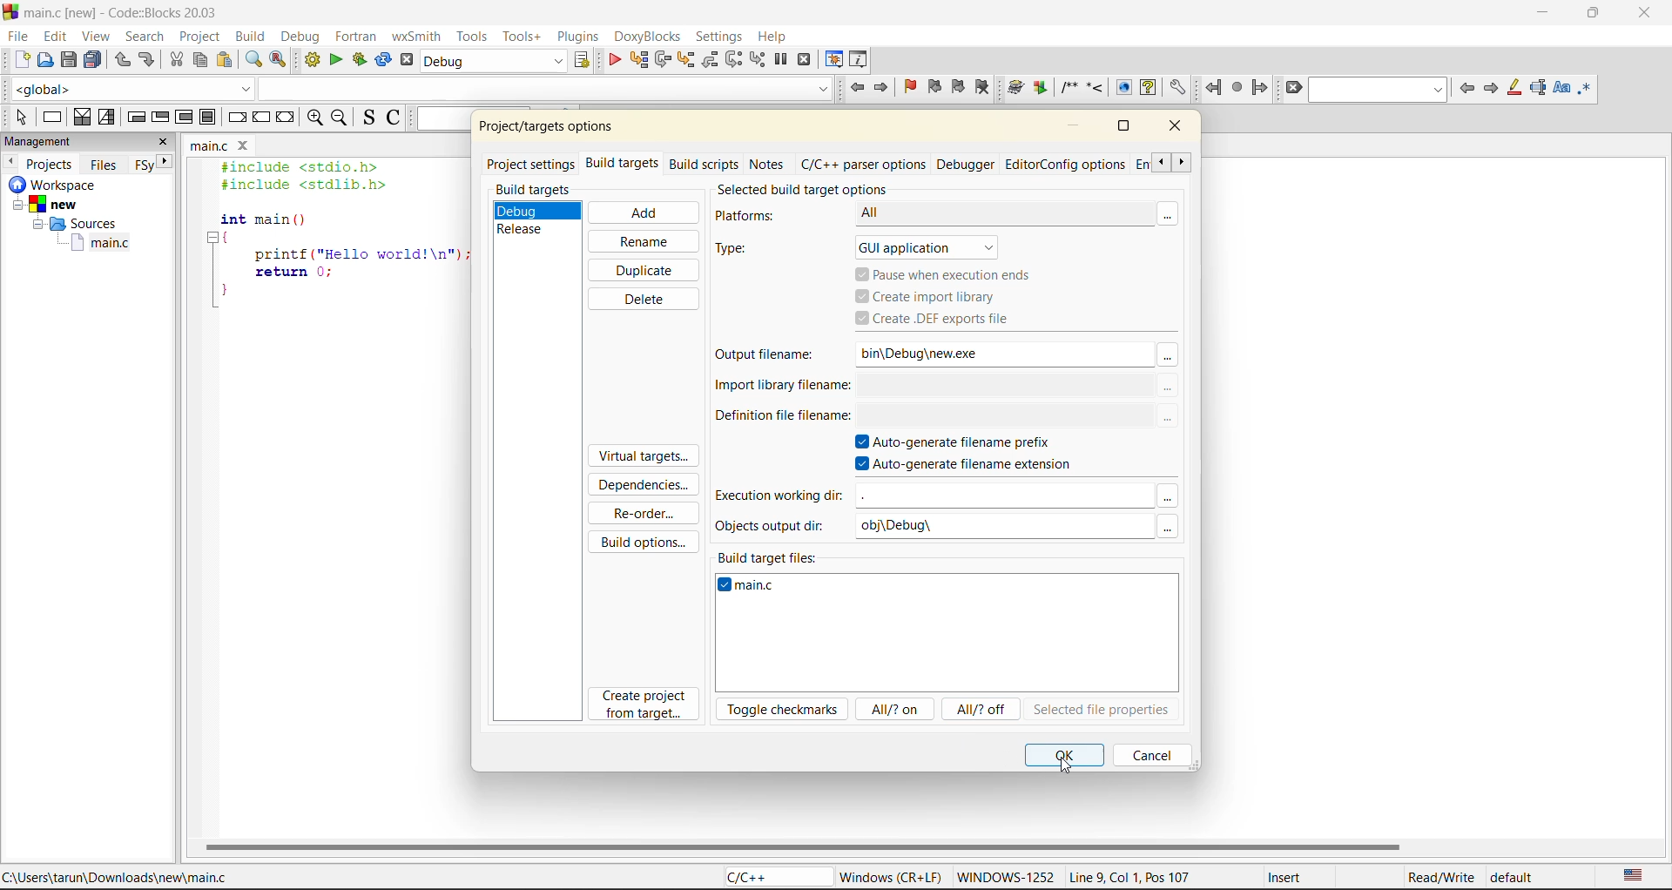 The width and height of the screenshot is (1672, 890). Describe the element at coordinates (72, 223) in the screenshot. I see `Sources` at that location.